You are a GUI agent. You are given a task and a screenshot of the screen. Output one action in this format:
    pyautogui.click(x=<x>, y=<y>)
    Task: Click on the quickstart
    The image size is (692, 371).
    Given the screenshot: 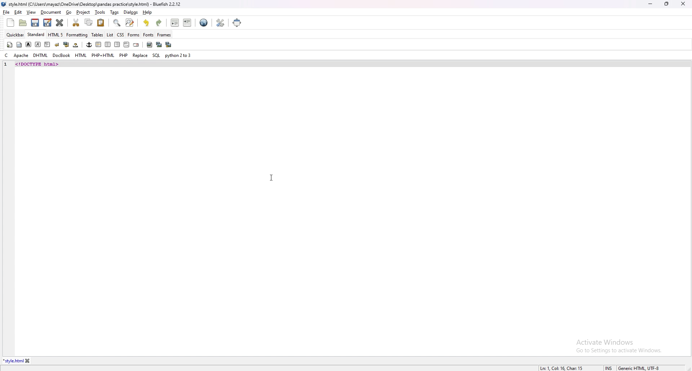 What is the action you would take?
    pyautogui.click(x=9, y=45)
    